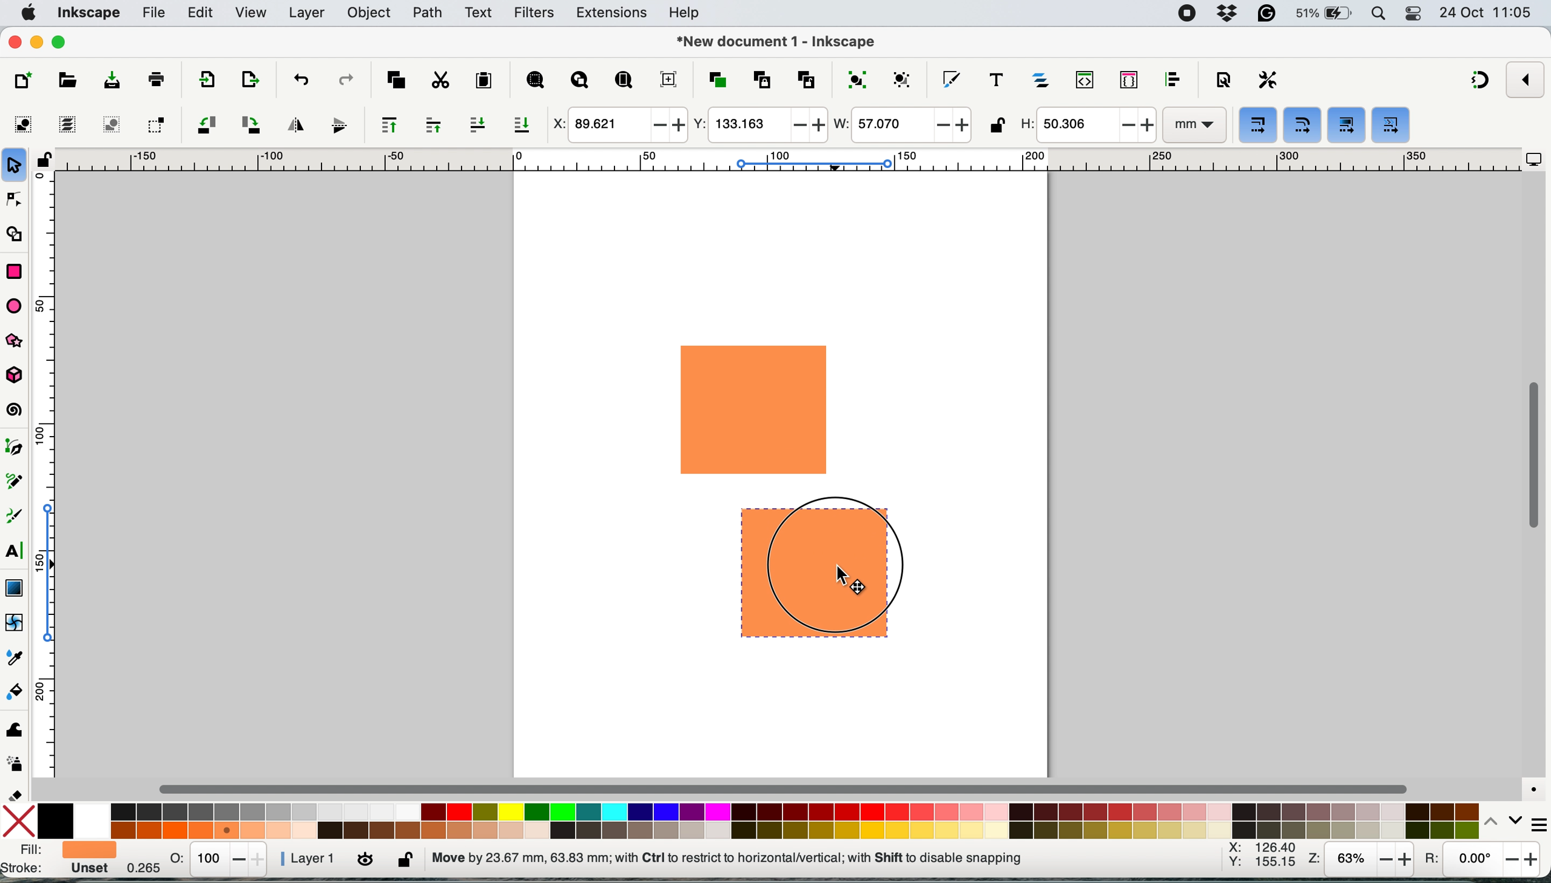  I want to click on cut, so click(439, 79).